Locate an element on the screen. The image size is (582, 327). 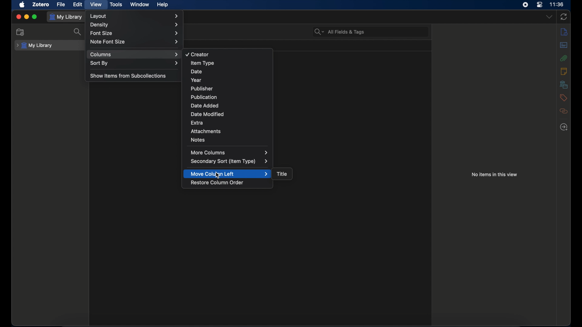
sync is located at coordinates (563, 17).